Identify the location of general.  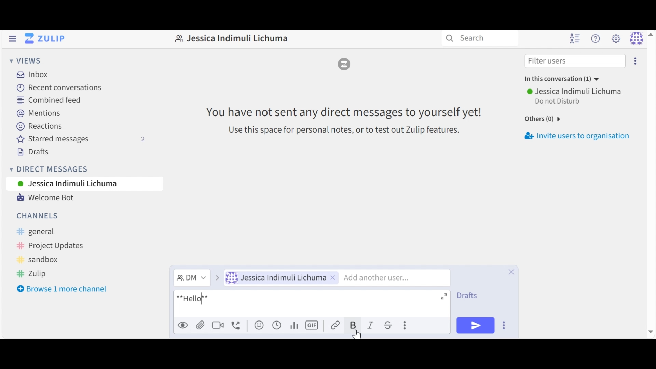
(43, 232).